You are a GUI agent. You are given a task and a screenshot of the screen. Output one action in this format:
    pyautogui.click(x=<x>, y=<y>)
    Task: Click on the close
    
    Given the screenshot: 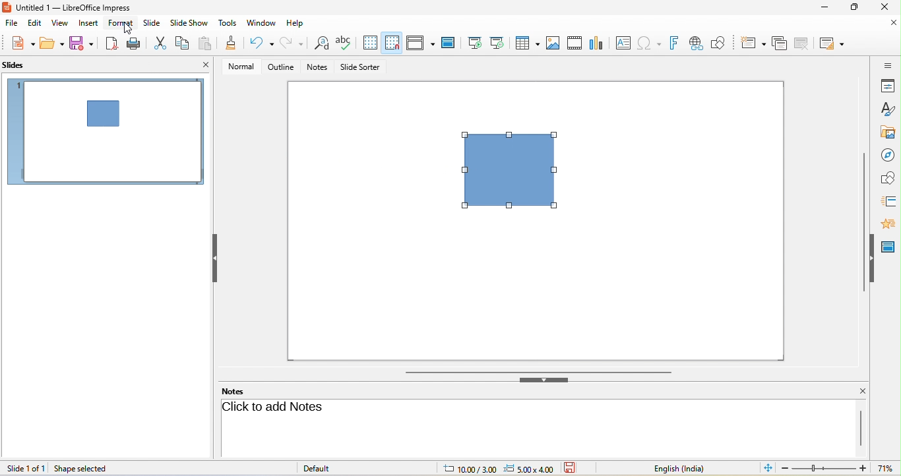 What is the action you would take?
    pyautogui.click(x=894, y=24)
    